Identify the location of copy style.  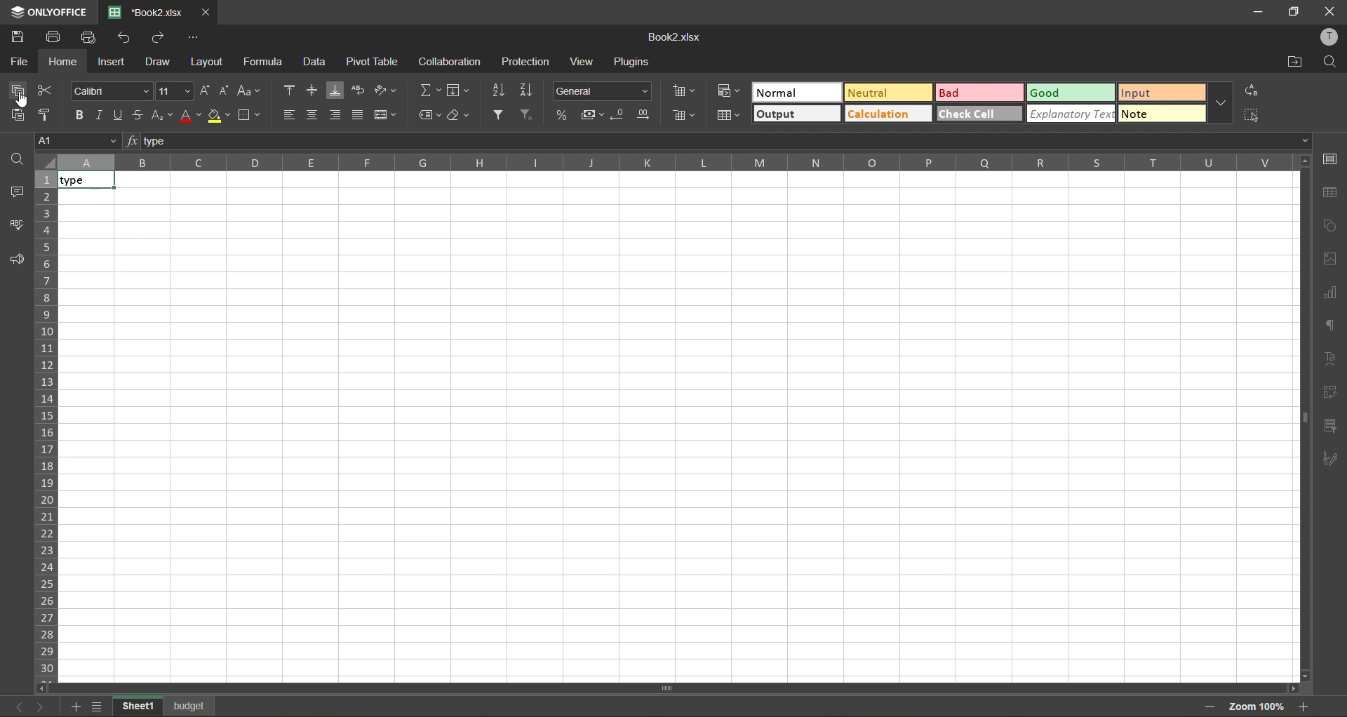
(47, 115).